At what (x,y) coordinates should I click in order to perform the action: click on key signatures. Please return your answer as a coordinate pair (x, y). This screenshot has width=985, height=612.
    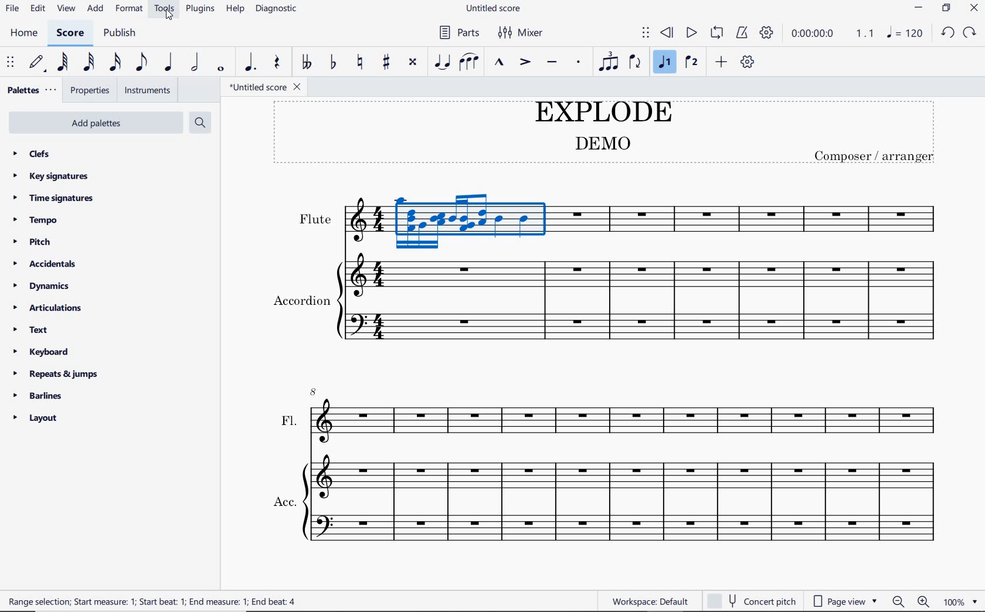
    Looking at the image, I should click on (51, 176).